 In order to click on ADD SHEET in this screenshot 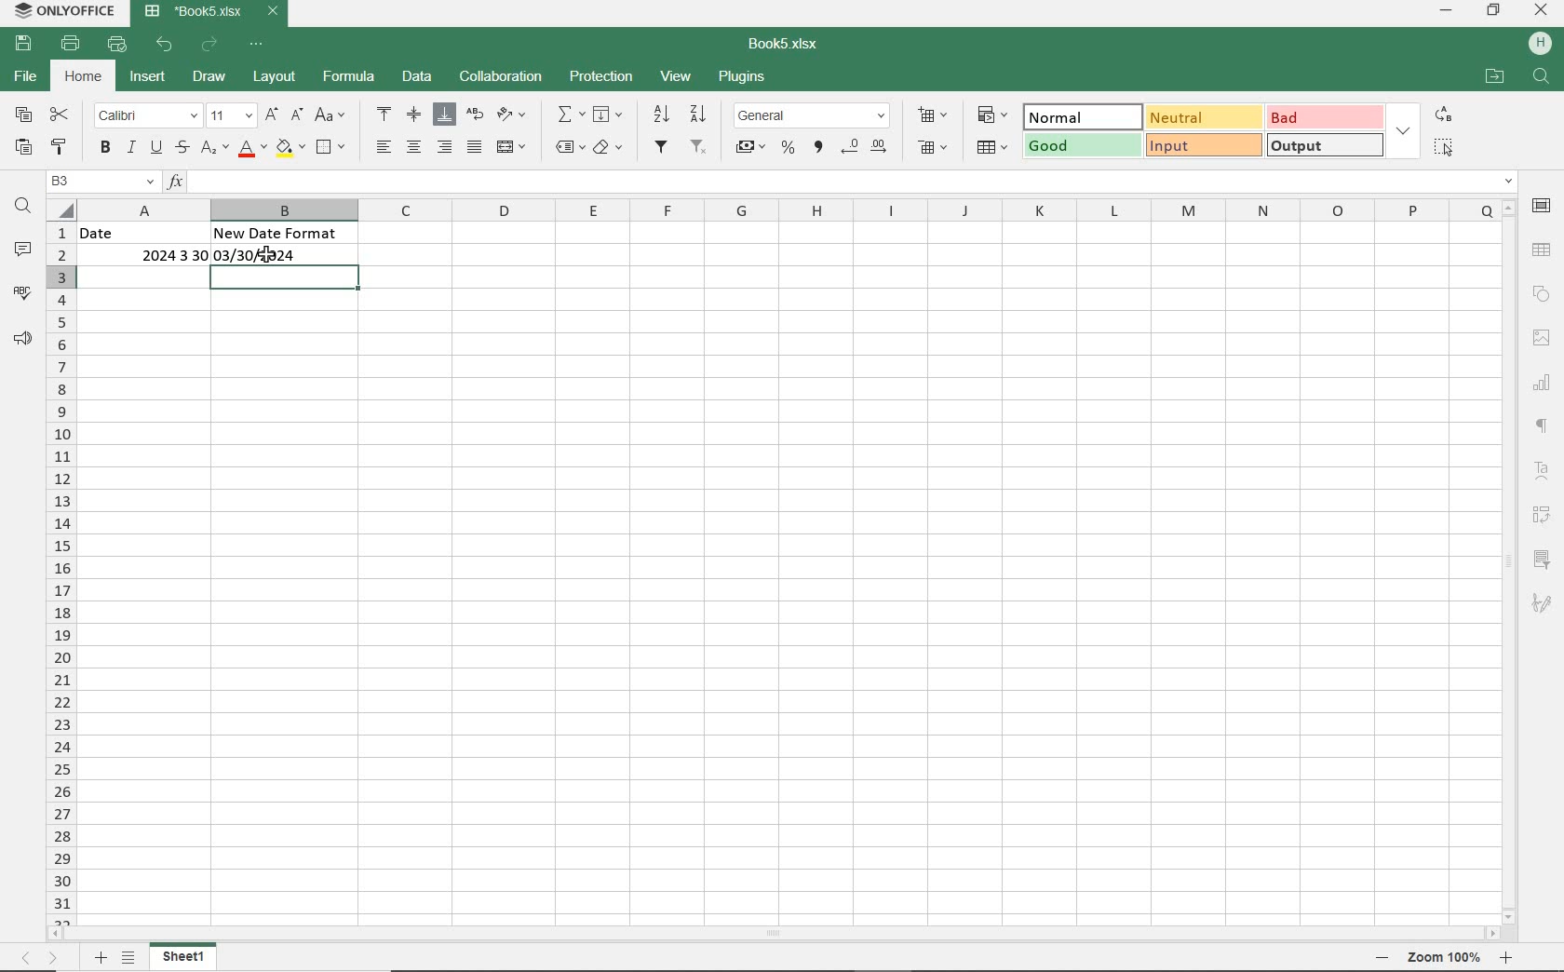, I will do `click(101, 958)`.